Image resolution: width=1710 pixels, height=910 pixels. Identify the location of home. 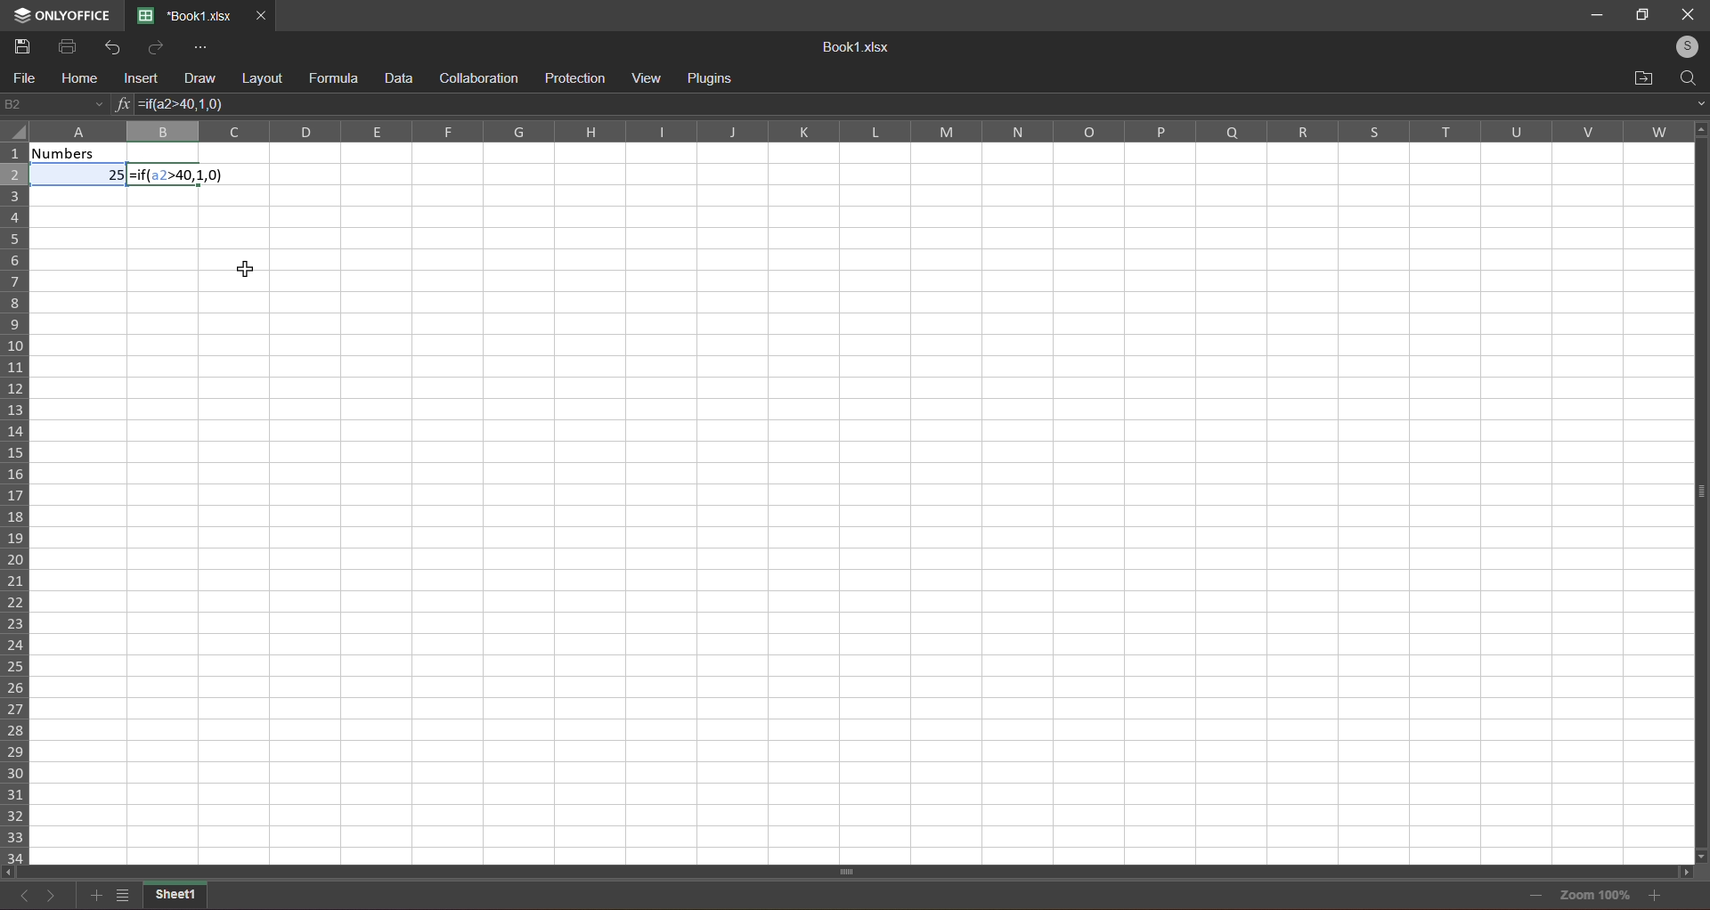
(75, 79).